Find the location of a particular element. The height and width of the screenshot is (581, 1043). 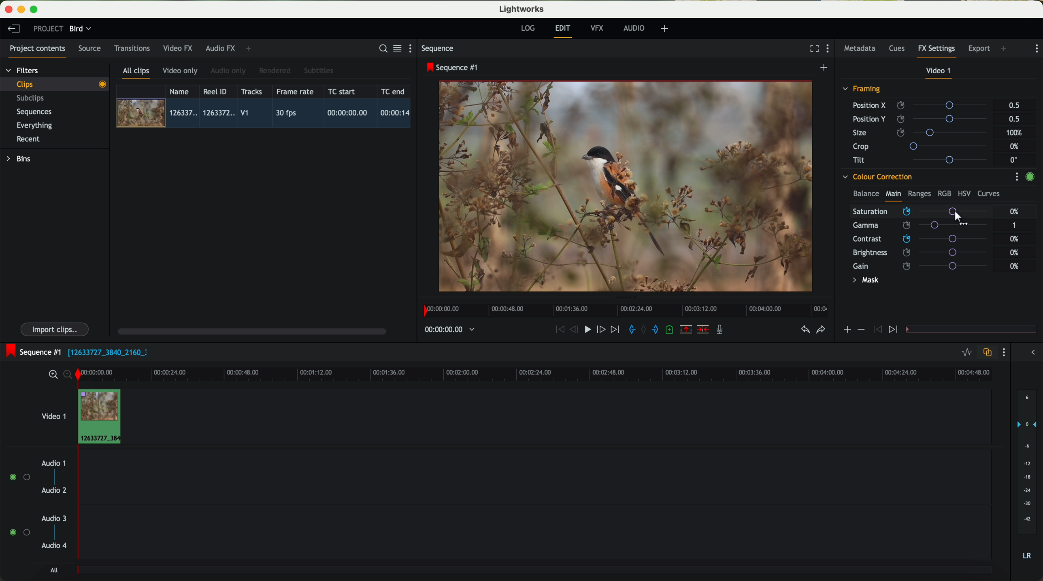

click on contrast is located at coordinates (920, 240).